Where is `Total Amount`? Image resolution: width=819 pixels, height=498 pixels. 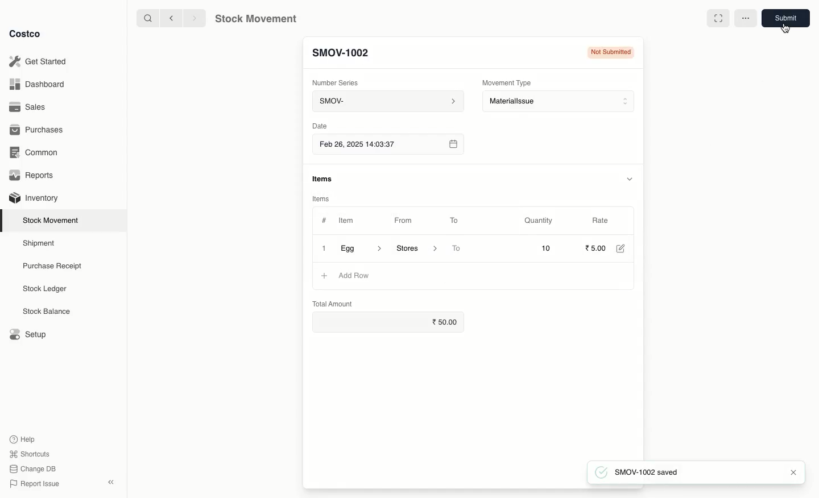 Total Amount is located at coordinates (333, 303).